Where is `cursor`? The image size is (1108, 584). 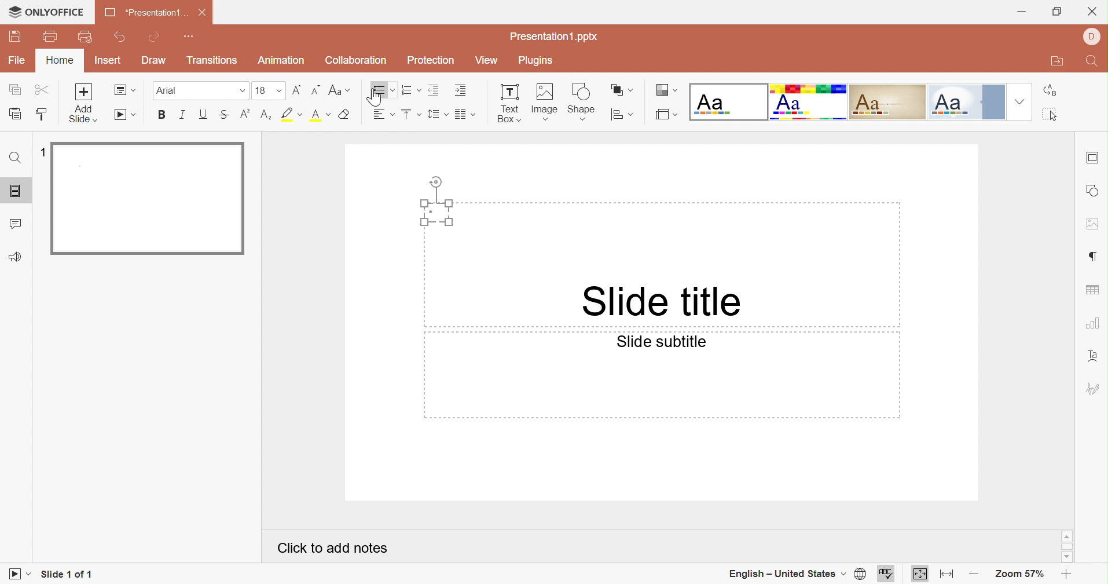
cursor is located at coordinates (12, 11).